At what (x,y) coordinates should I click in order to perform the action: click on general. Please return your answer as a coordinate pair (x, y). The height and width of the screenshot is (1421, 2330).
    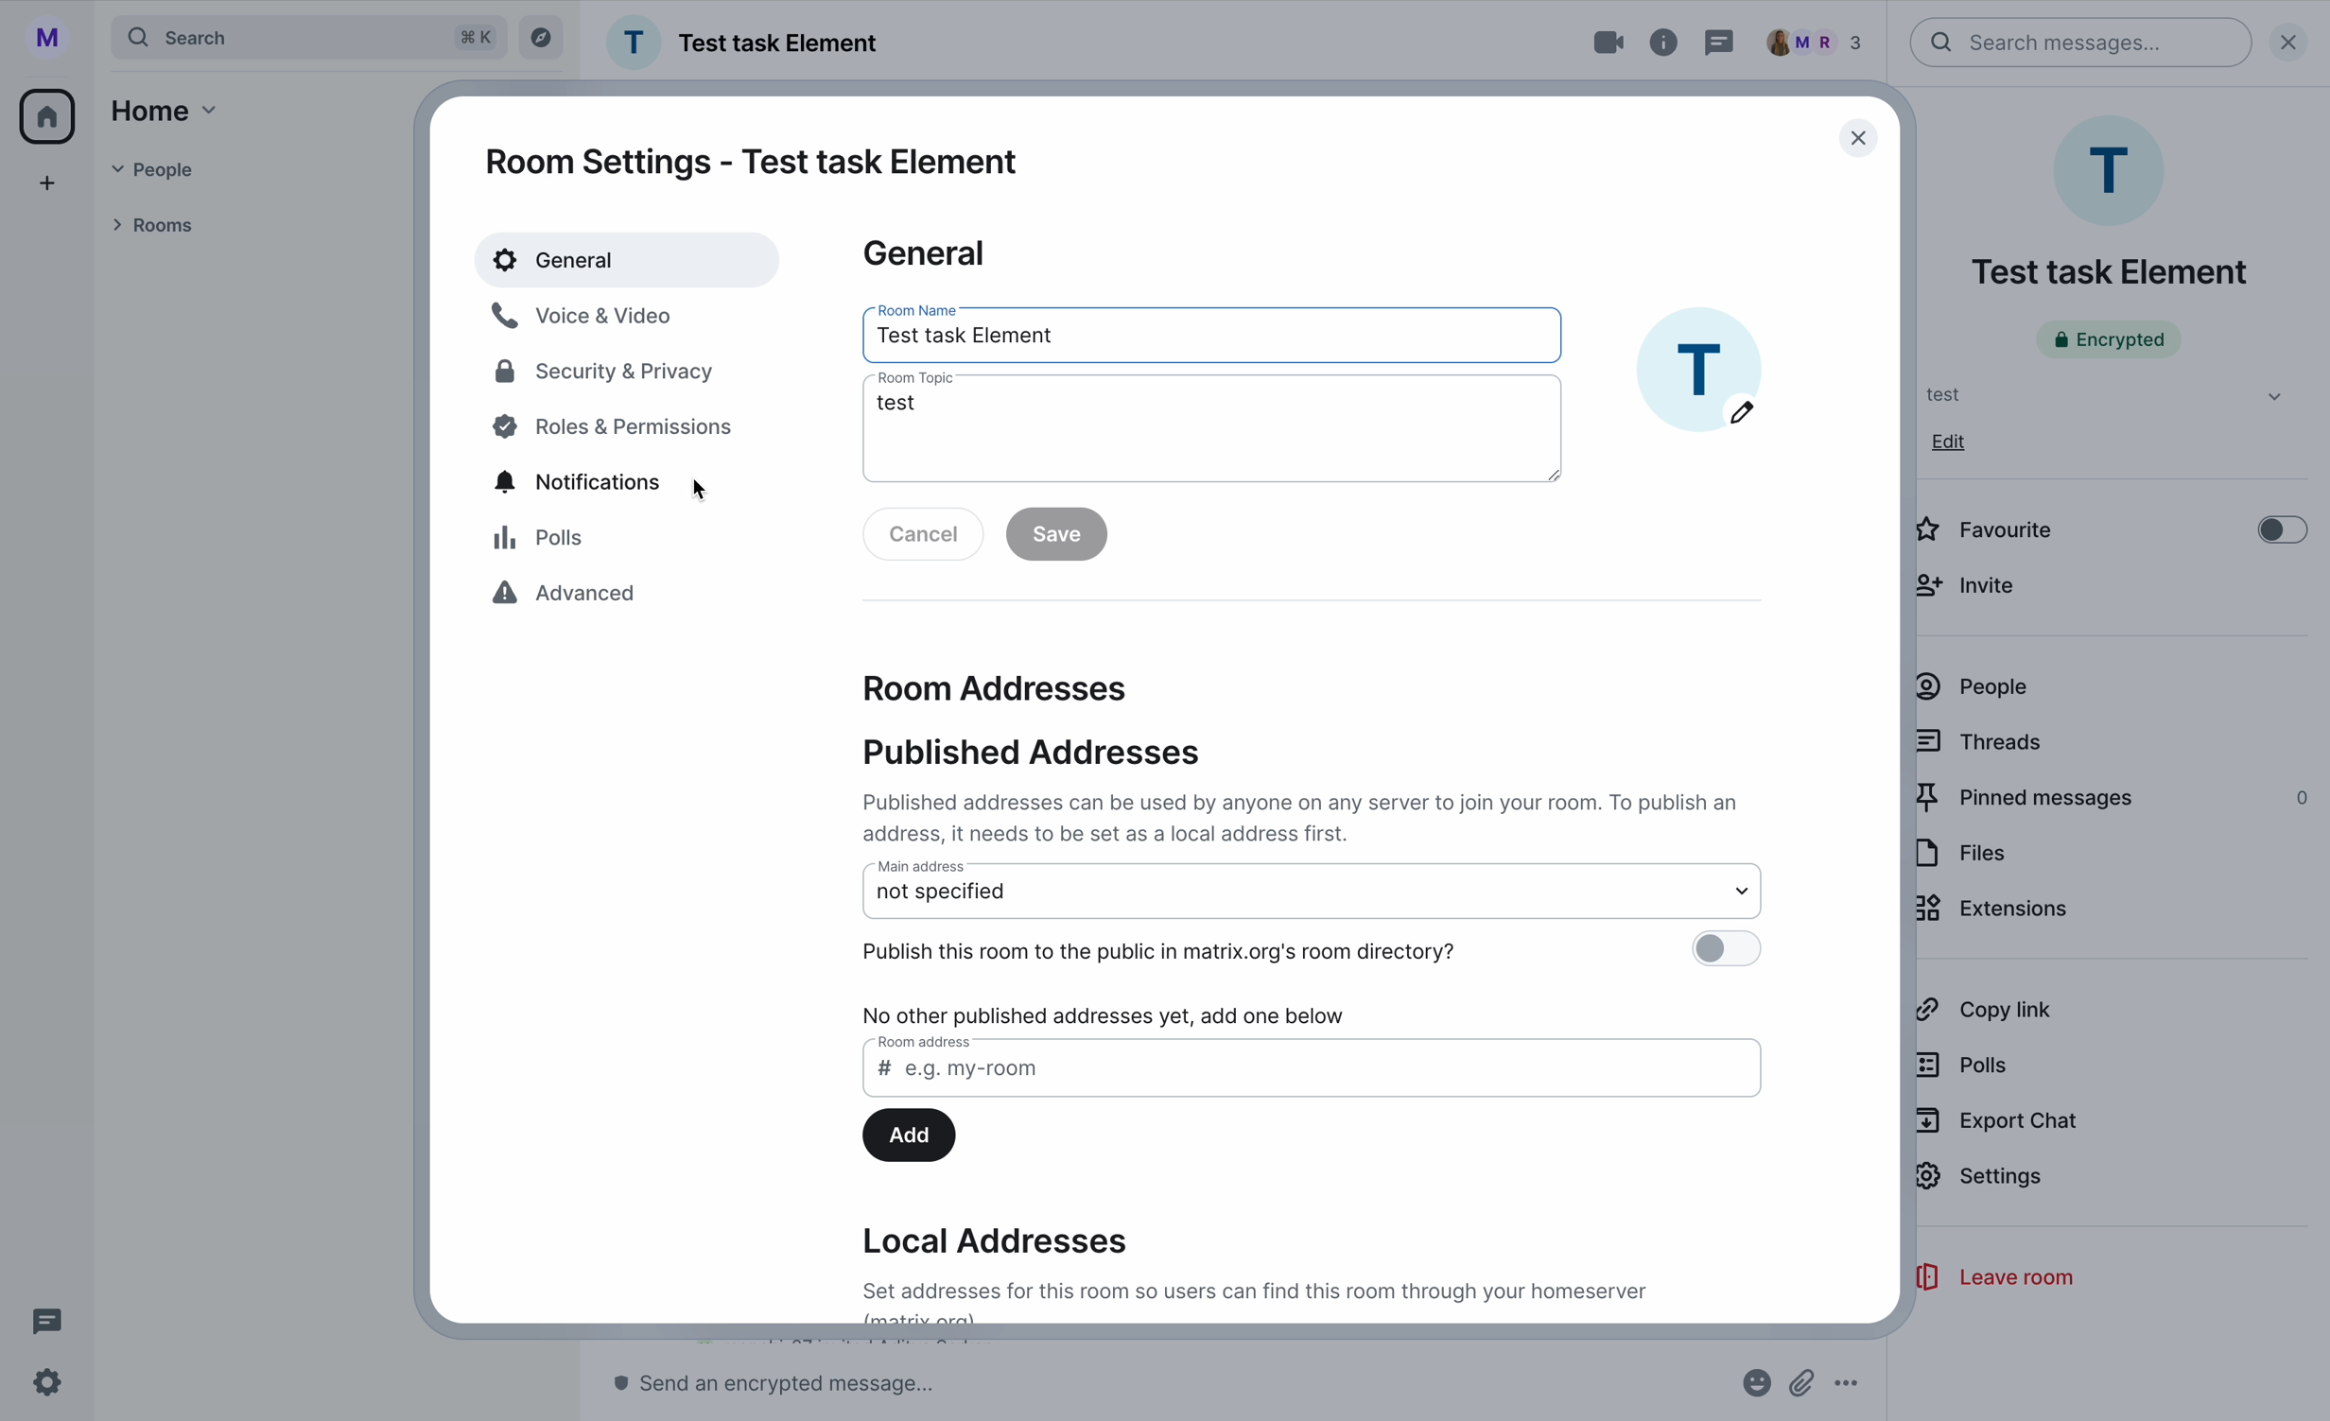
    Looking at the image, I should click on (929, 255).